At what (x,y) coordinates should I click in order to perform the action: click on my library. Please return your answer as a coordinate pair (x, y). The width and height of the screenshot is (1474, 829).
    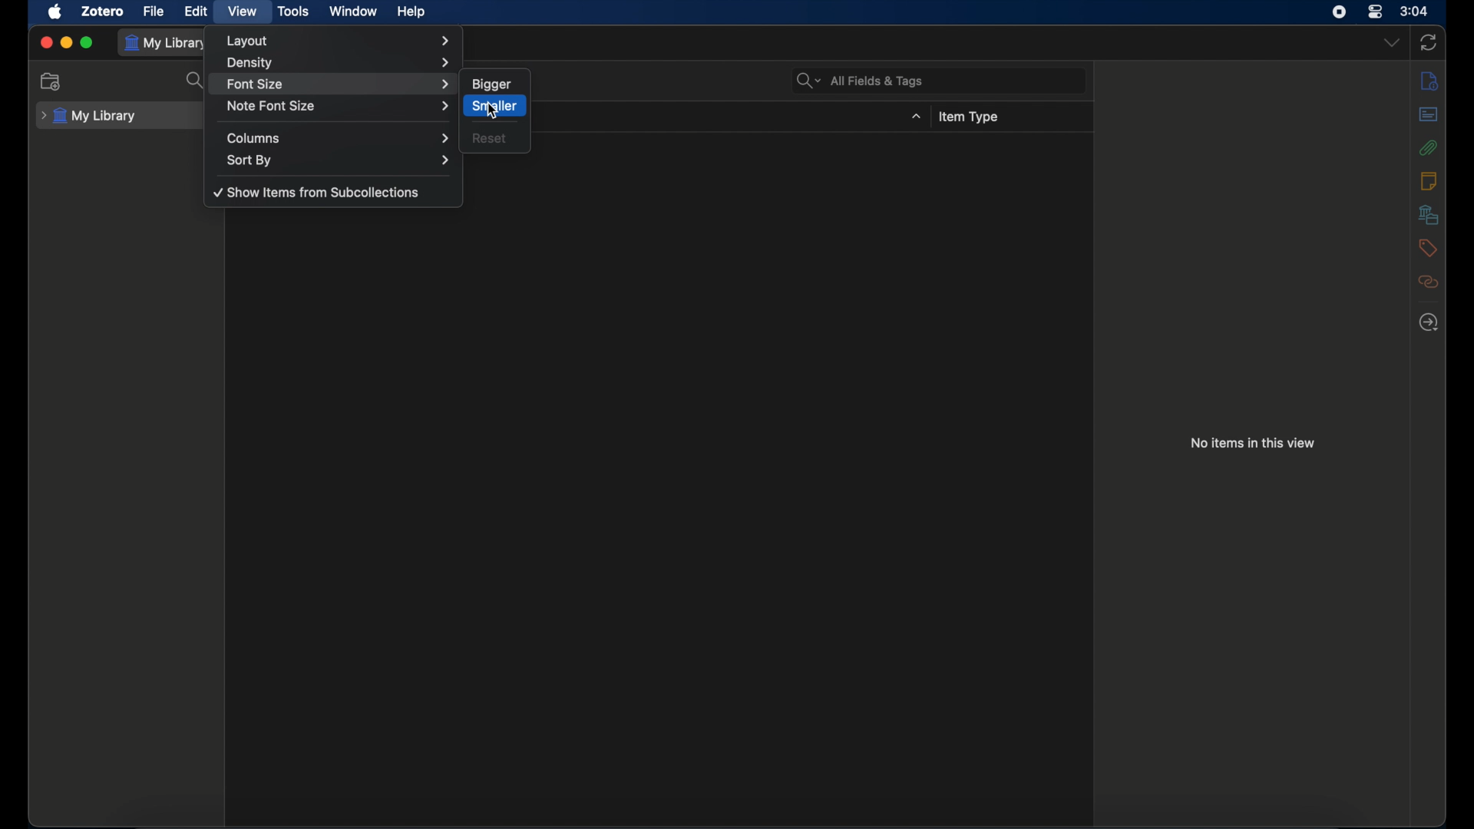
    Looking at the image, I should click on (167, 42).